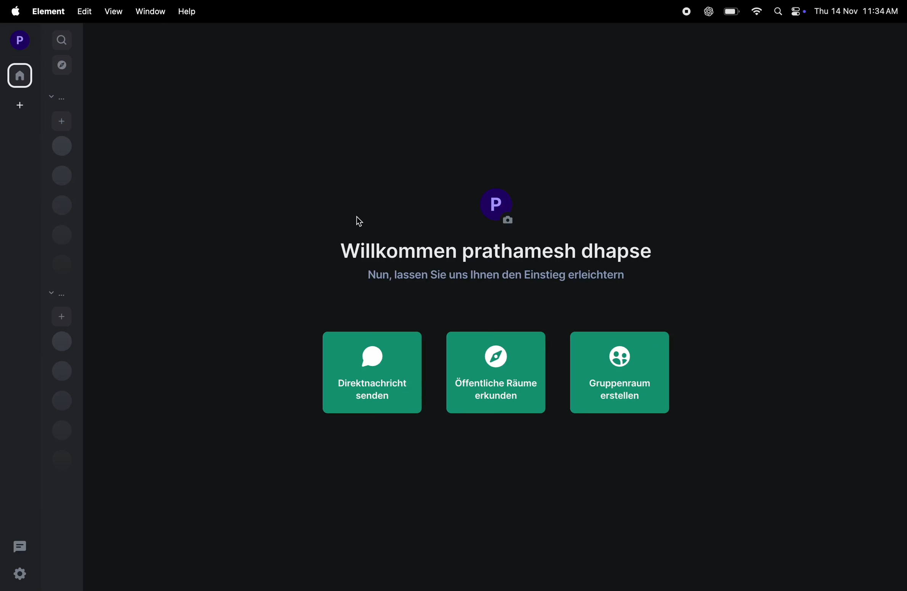 This screenshot has width=907, height=591. What do you see at coordinates (18, 105) in the screenshot?
I see `create space` at bounding box center [18, 105].